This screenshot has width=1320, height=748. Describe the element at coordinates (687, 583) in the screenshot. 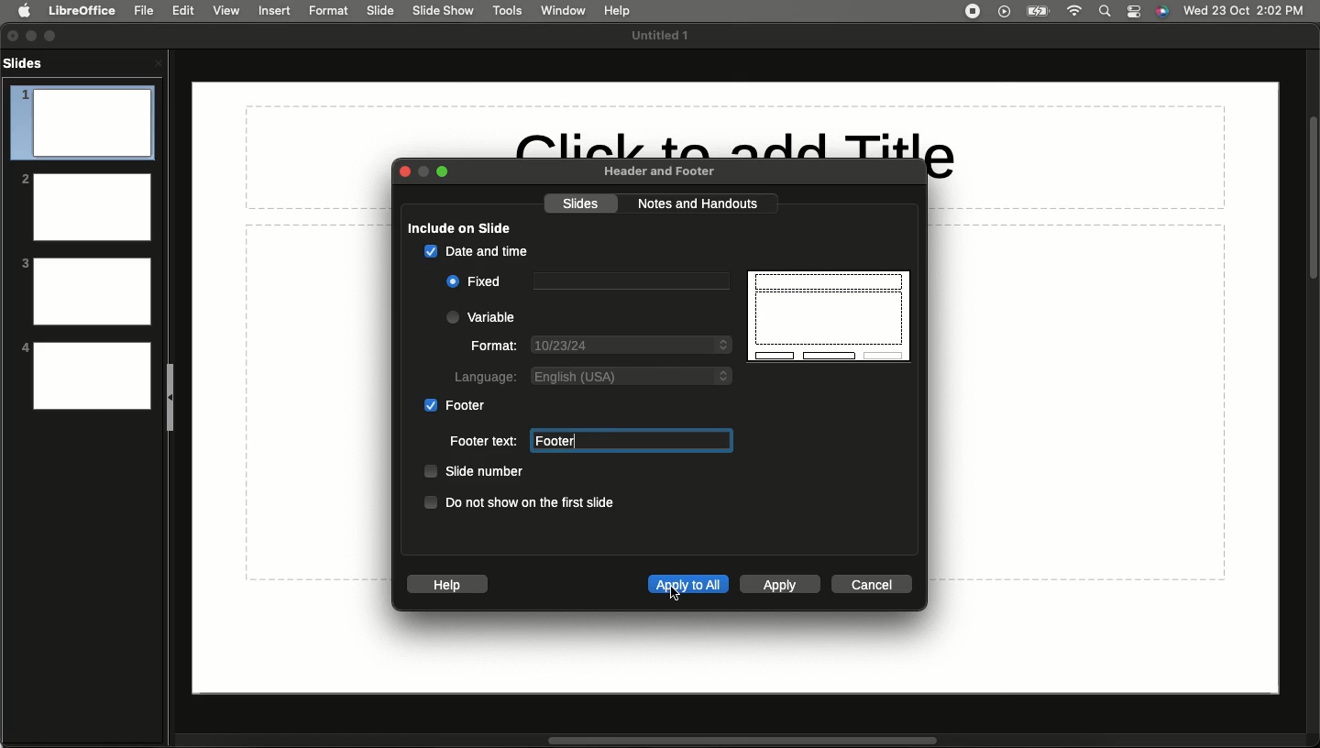

I see `Apply to all` at that location.